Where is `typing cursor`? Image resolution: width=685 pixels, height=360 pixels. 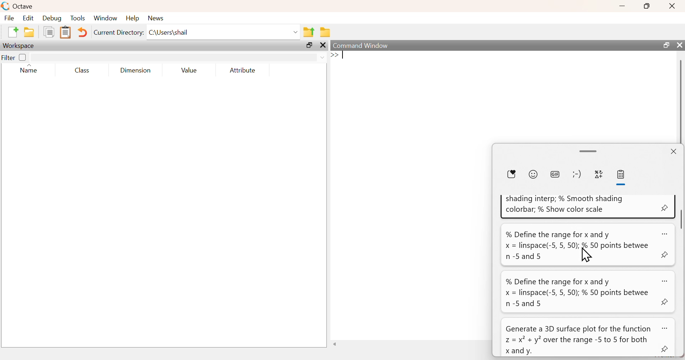
typing cursor is located at coordinates (339, 56).